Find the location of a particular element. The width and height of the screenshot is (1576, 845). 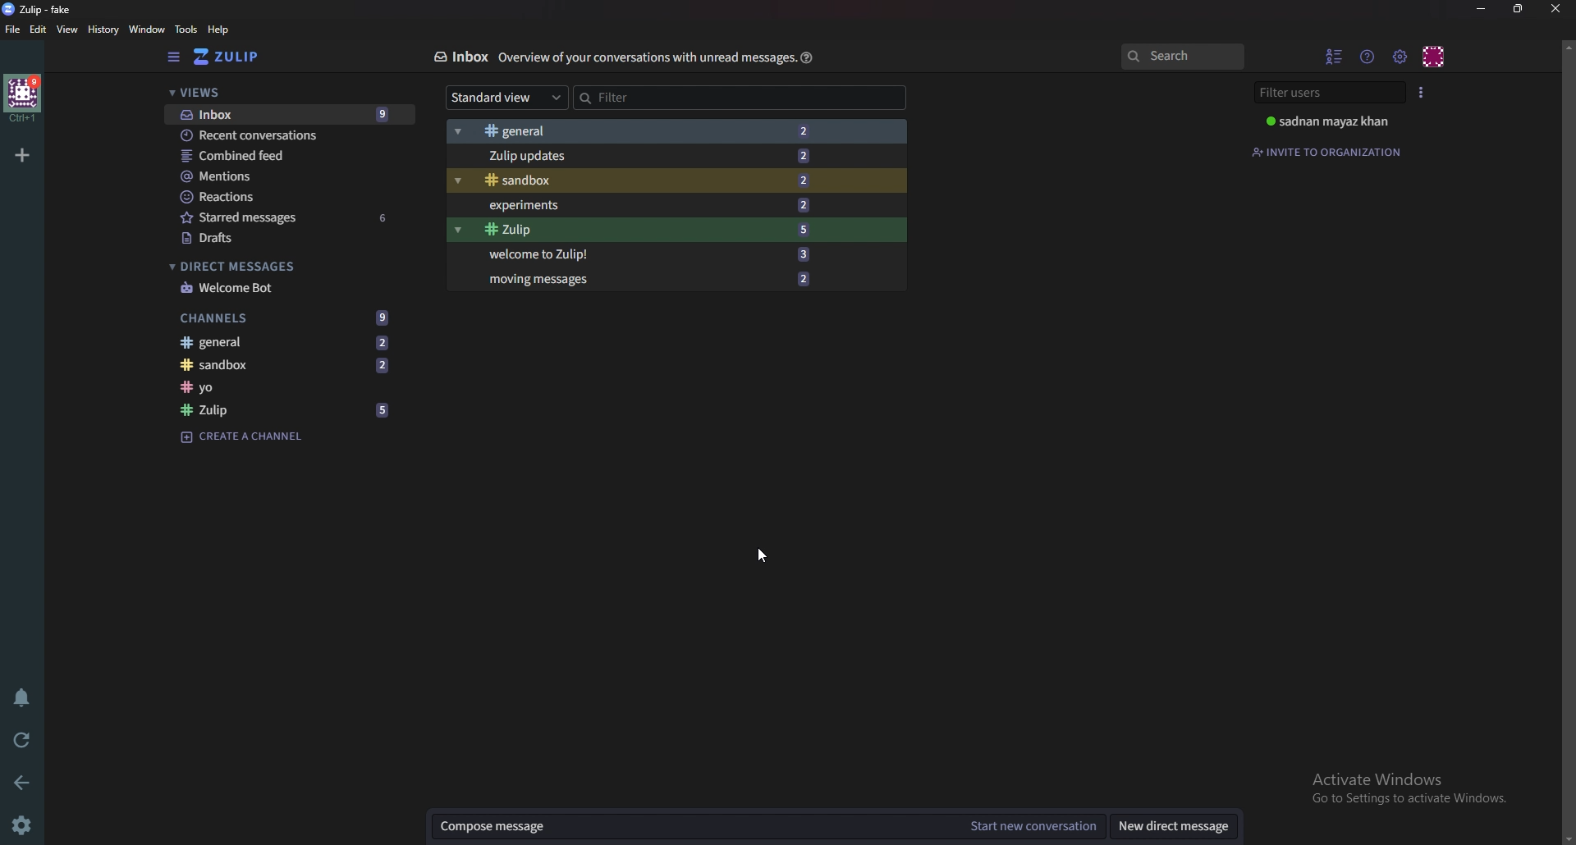

file is located at coordinates (14, 29).